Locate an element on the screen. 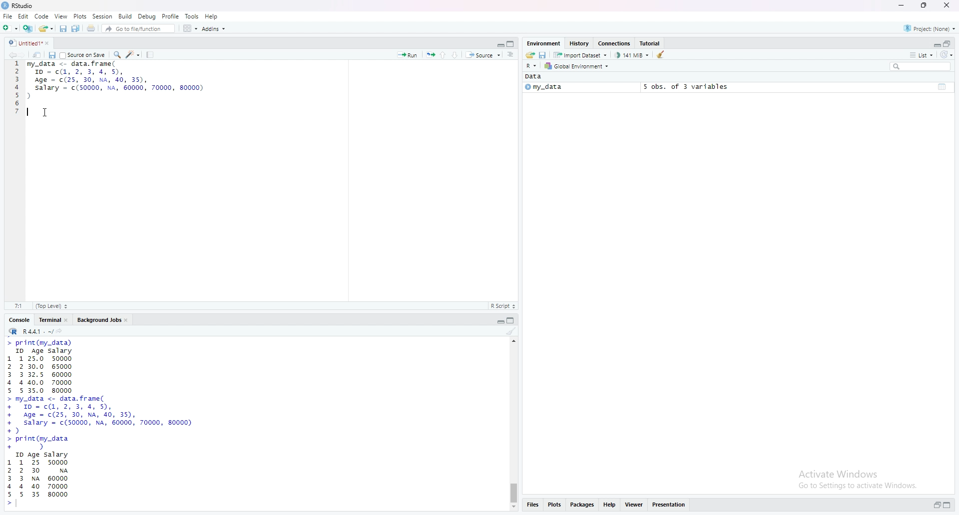  clear console is located at coordinates (512, 332).